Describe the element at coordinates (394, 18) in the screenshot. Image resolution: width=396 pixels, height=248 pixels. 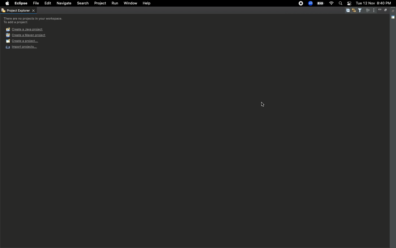
I see `Shared area` at that location.